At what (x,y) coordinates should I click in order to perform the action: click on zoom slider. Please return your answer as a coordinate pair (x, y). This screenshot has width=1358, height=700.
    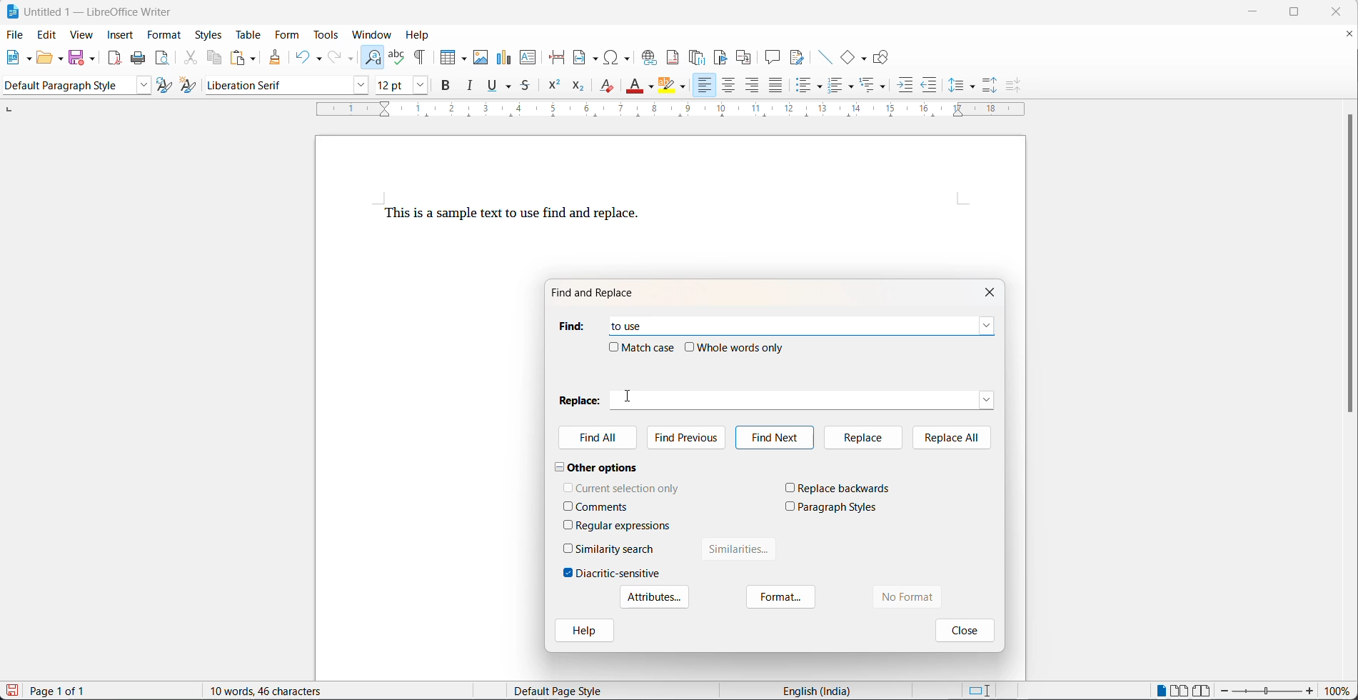
    Looking at the image, I should click on (1267, 691).